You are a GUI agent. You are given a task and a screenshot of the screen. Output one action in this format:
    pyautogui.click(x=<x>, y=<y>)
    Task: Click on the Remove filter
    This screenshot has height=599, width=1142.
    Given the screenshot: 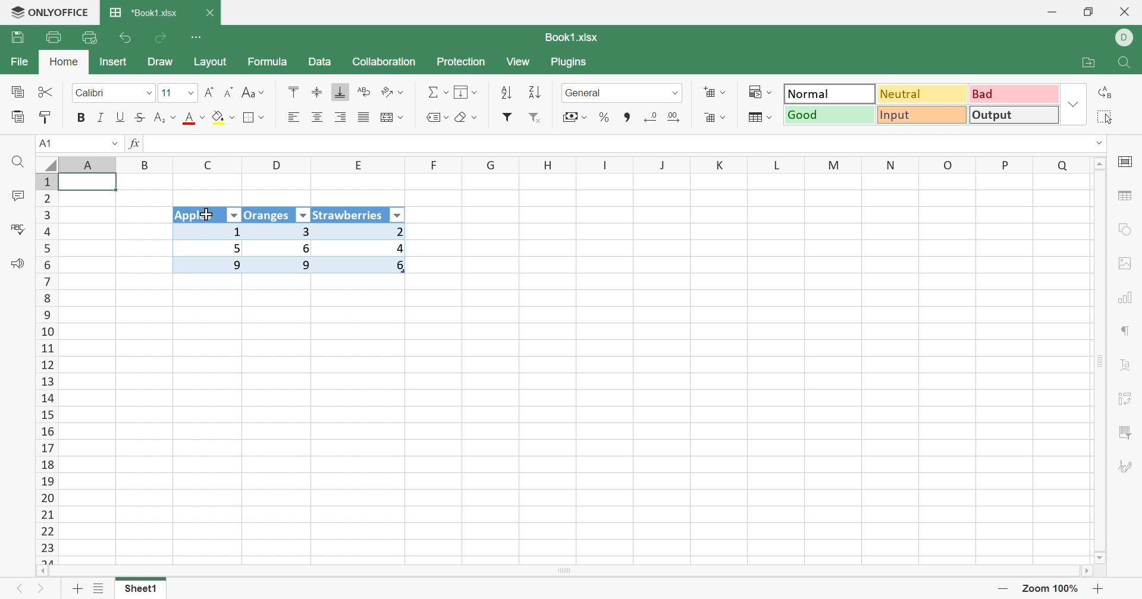 What is the action you would take?
    pyautogui.click(x=540, y=119)
    